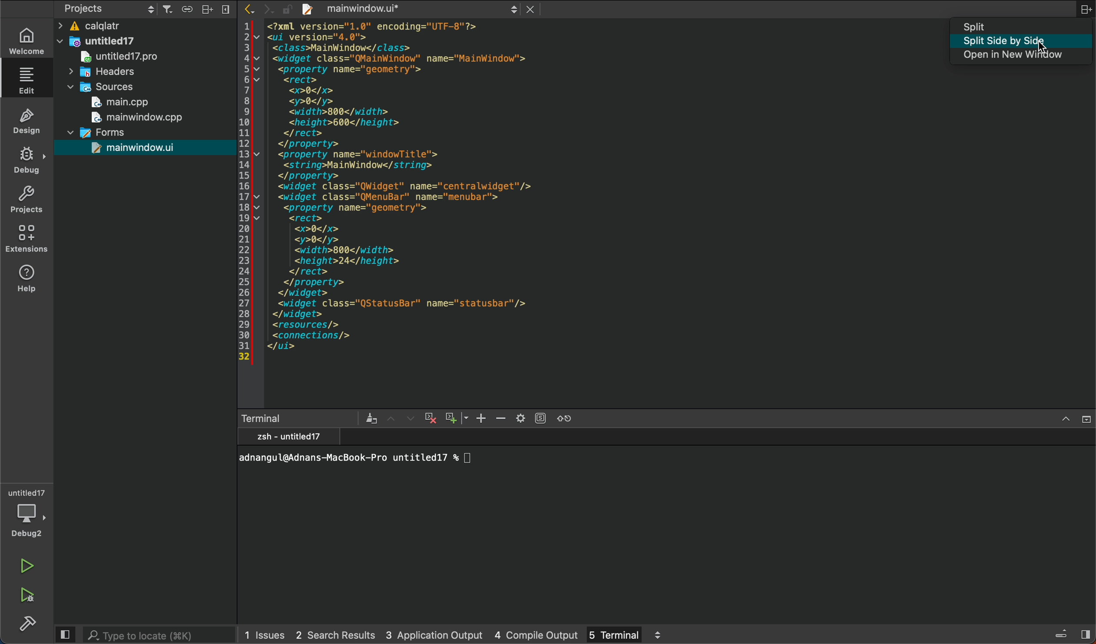 The image size is (1096, 644). Describe the element at coordinates (494, 214) in the screenshot. I see `file content` at that location.